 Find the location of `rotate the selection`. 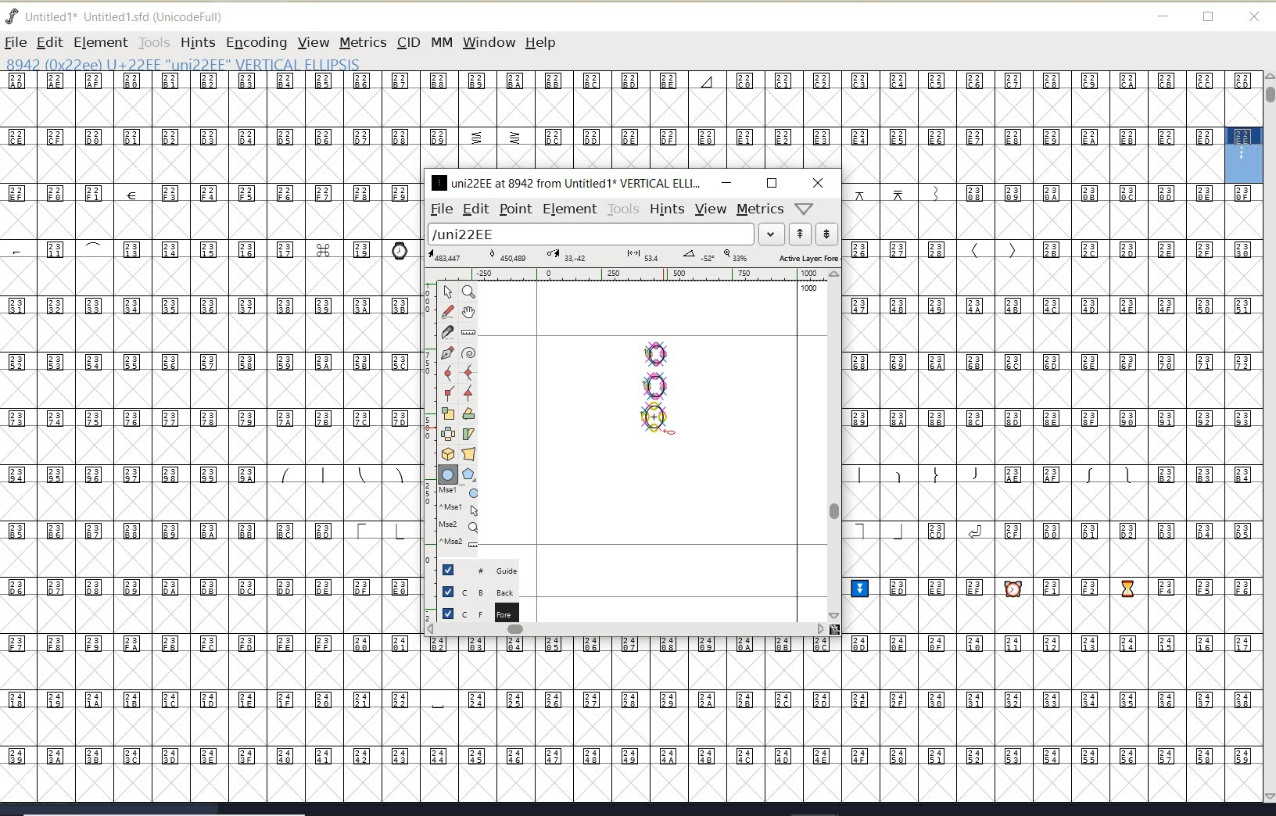

rotate the selection is located at coordinates (469, 413).